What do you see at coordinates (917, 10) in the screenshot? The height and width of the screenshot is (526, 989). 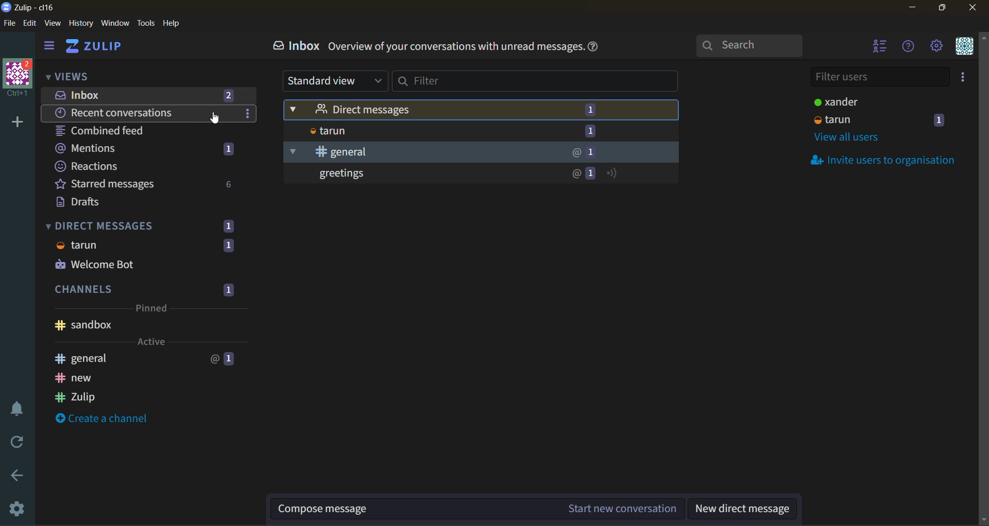 I see `minimize` at bounding box center [917, 10].